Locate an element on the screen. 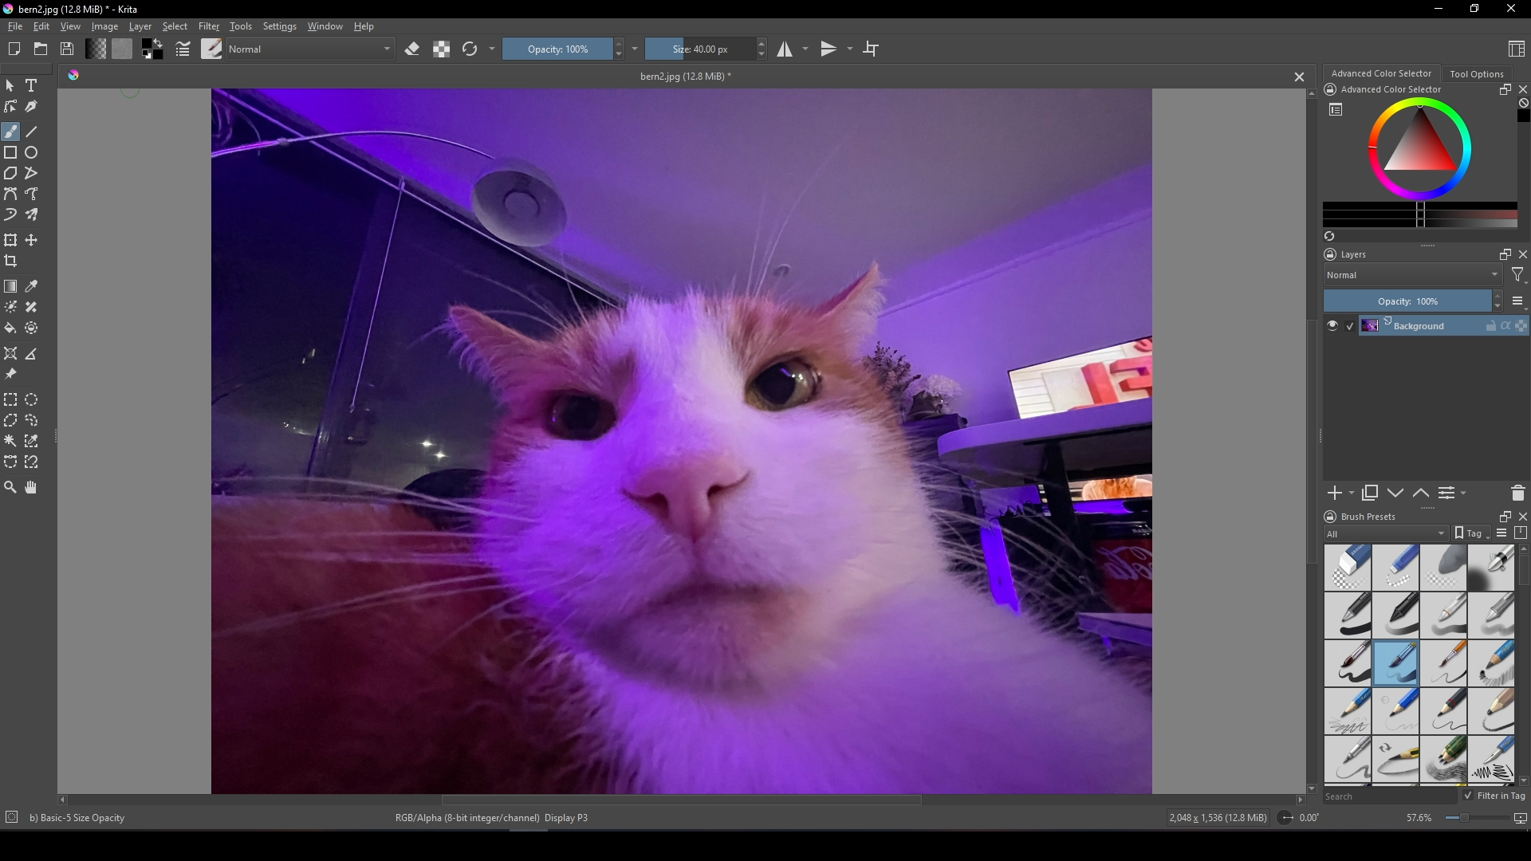  Edit shapes tool is located at coordinates (10, 106).